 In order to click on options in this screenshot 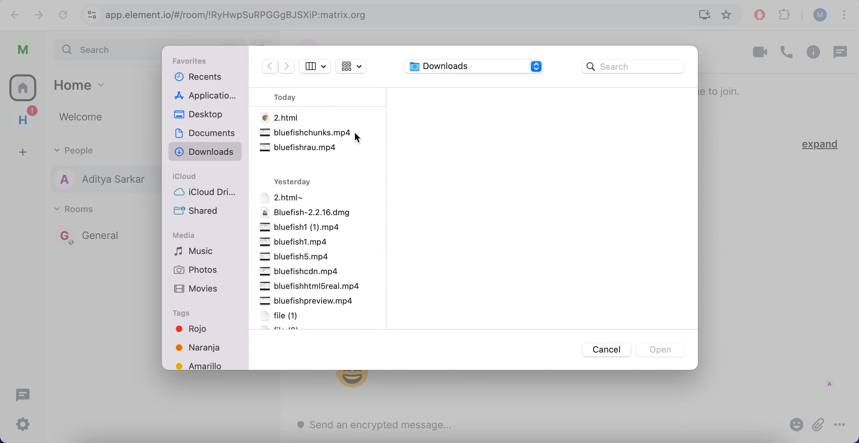, I will do `click(845, 427)`.